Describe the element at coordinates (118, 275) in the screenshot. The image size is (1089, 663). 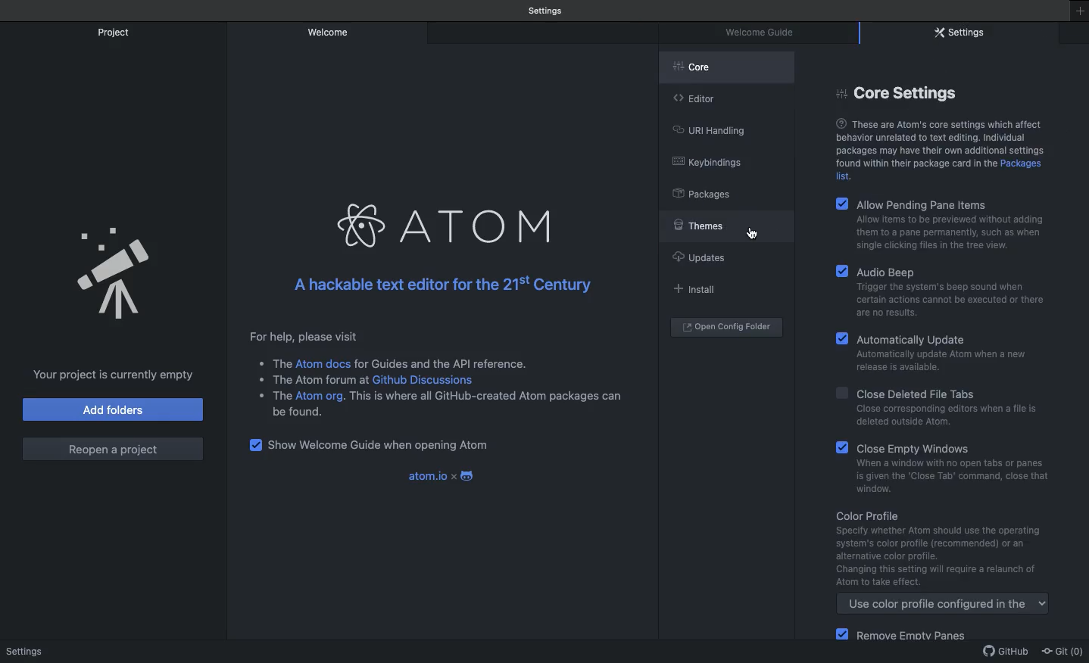
I see `Emblem` at that location.